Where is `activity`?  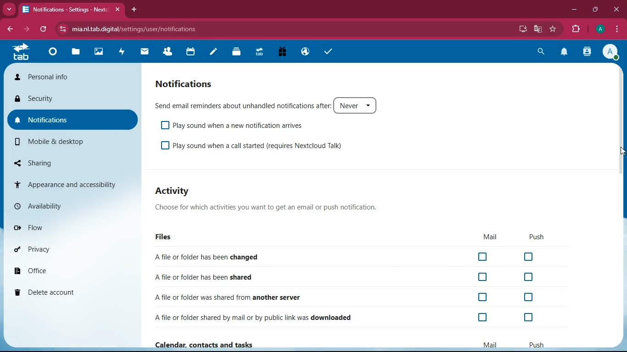
activity is located at coordinates (177, 190).